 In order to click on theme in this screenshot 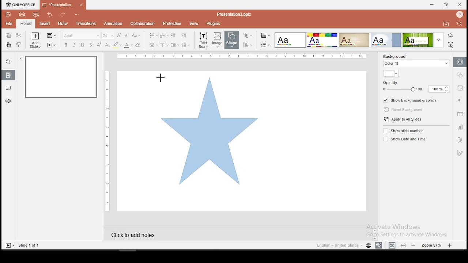, I will do `click(291, 41)`.